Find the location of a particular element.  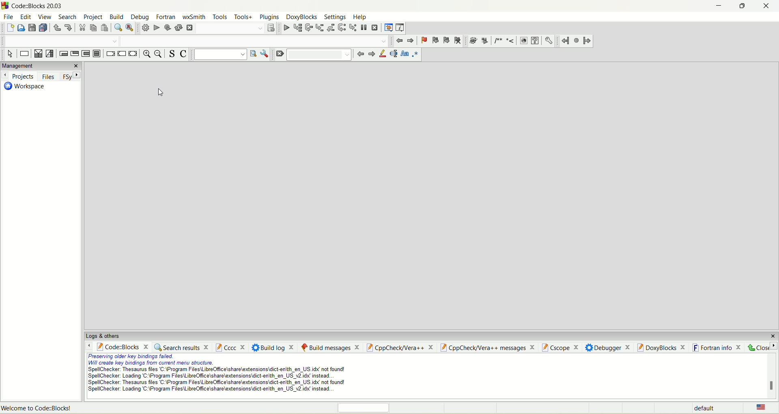

various info is located at coordinates (399, 28).